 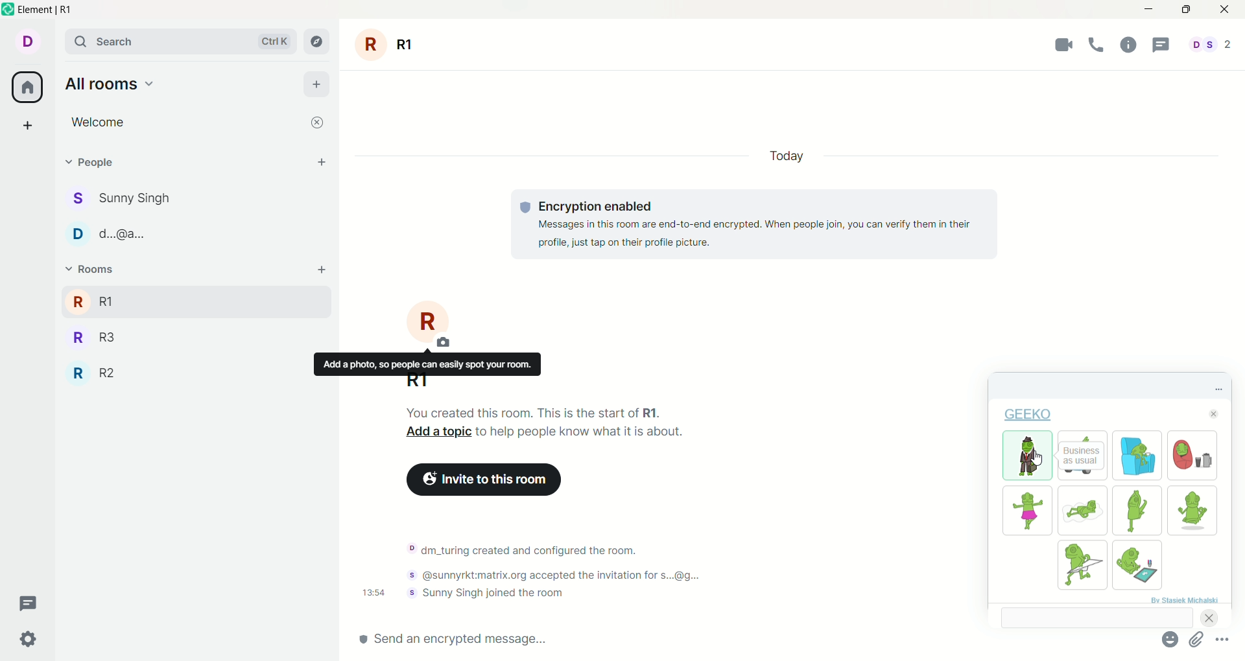 I want to click on close, so click(x=1213, y=413).